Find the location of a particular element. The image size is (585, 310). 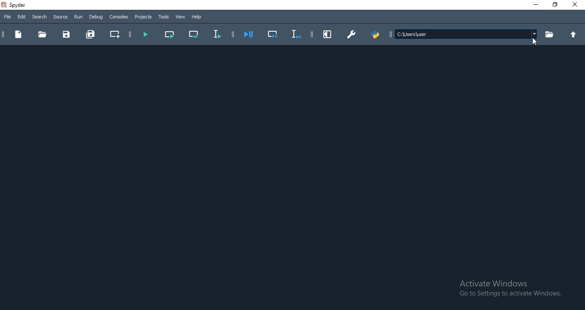

Edit is located at coordinates (22, 17).